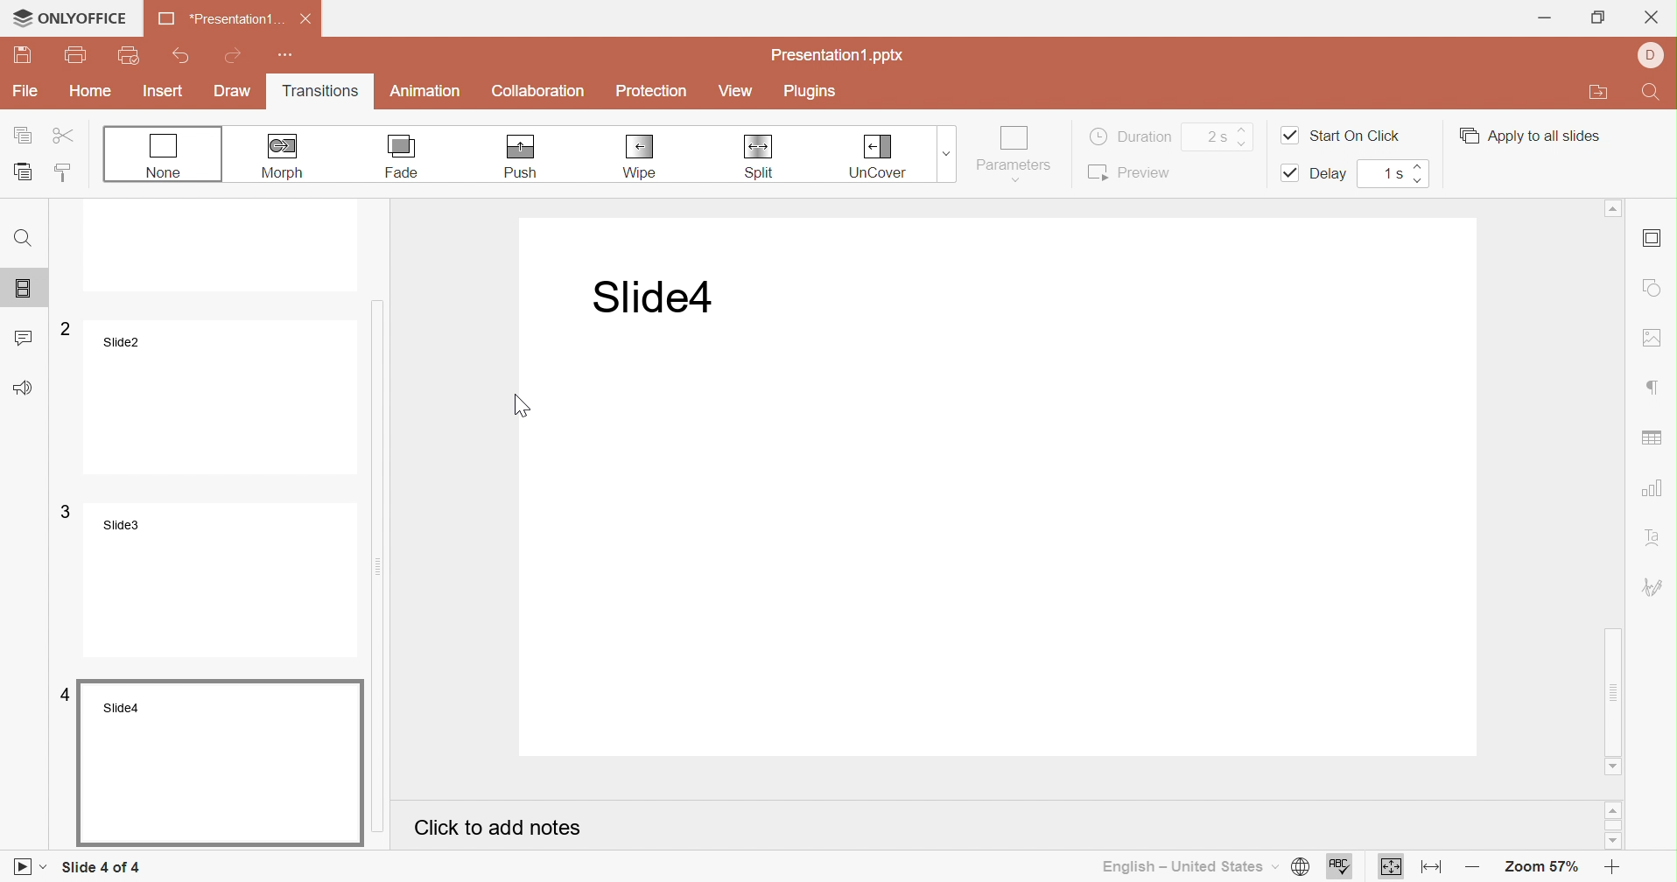 This screenshot has height=882, width=1677. What do you see at coordinates (25, 244) in the screenshot?
I see `Find` at bounding box center [25, 244].